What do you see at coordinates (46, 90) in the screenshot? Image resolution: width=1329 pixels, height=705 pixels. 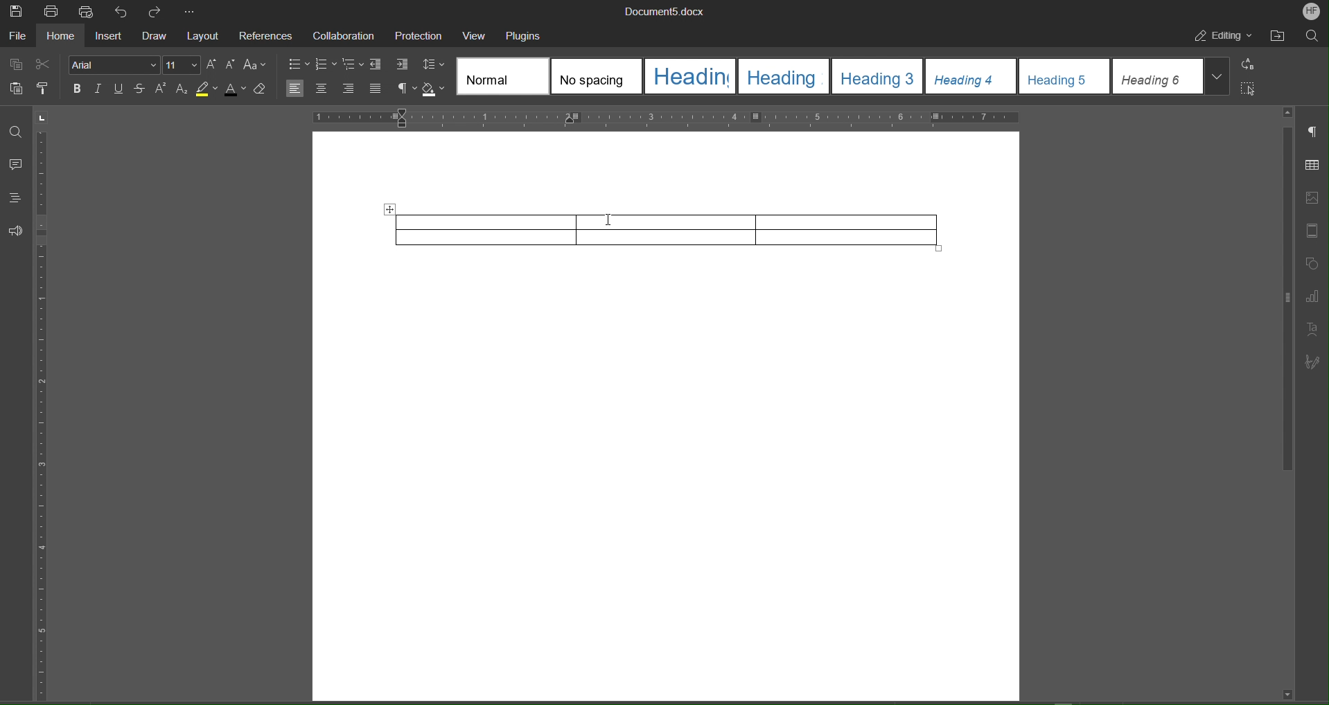 I see `Copy Style` at bounding box center [46, 90].